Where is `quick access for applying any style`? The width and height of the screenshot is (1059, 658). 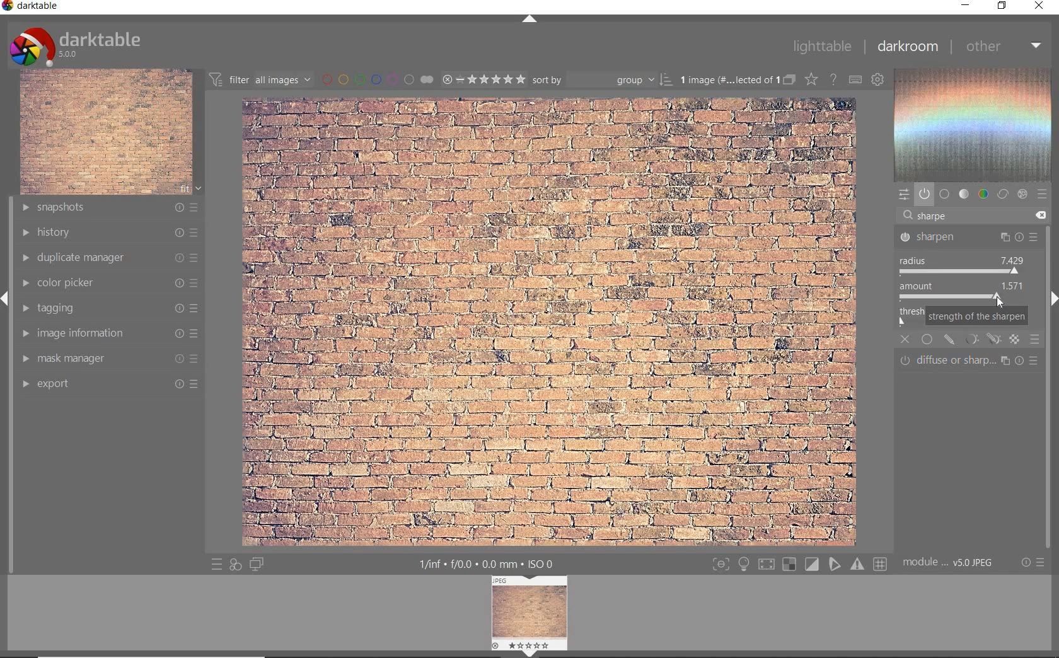
quick access for applying any style is located at coordinates (234, 566).